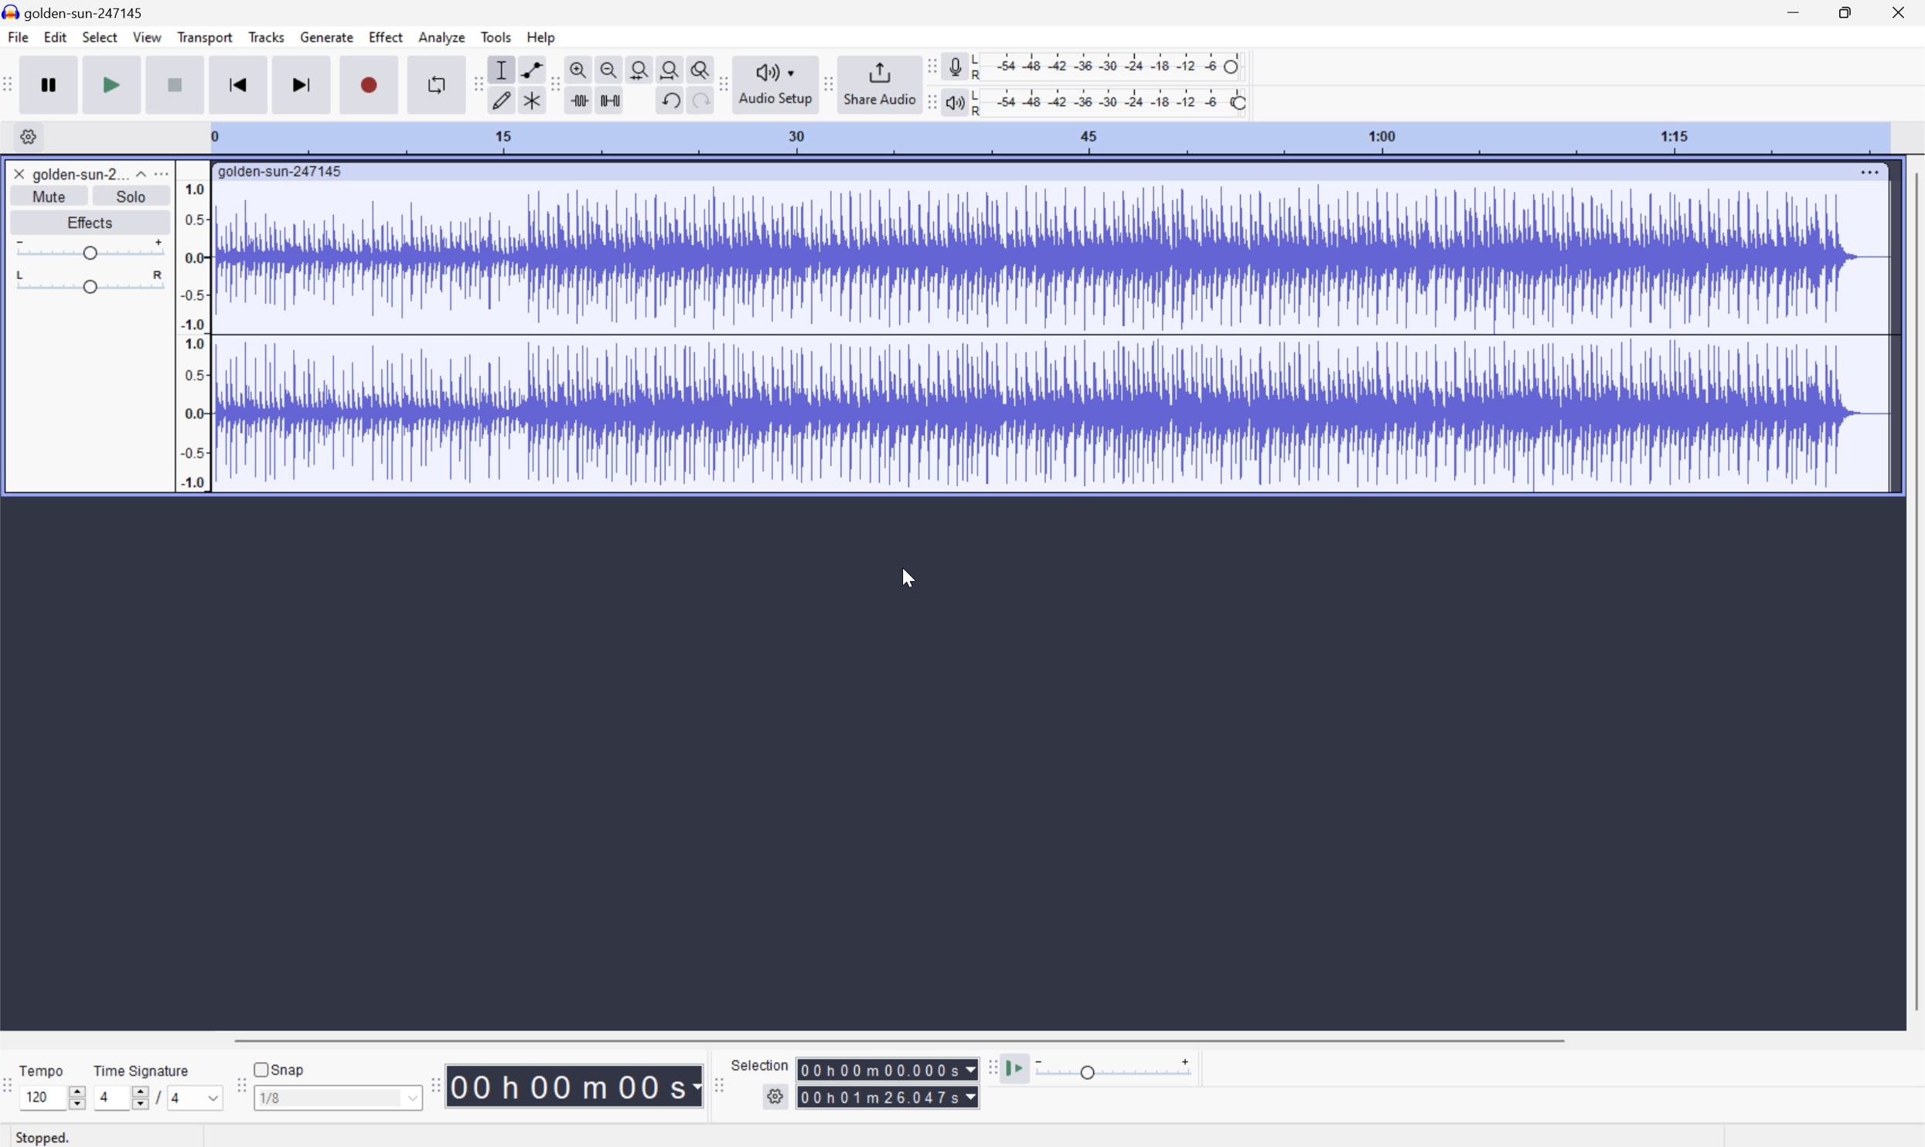 This screenshot has height=1147, width=1925. I want to click on Audio, so click(1051, 337).